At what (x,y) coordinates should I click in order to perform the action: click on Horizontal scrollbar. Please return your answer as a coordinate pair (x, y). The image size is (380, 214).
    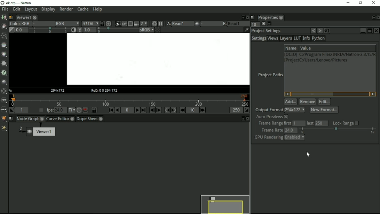
    Looking at the image, I should click on (330, 94).